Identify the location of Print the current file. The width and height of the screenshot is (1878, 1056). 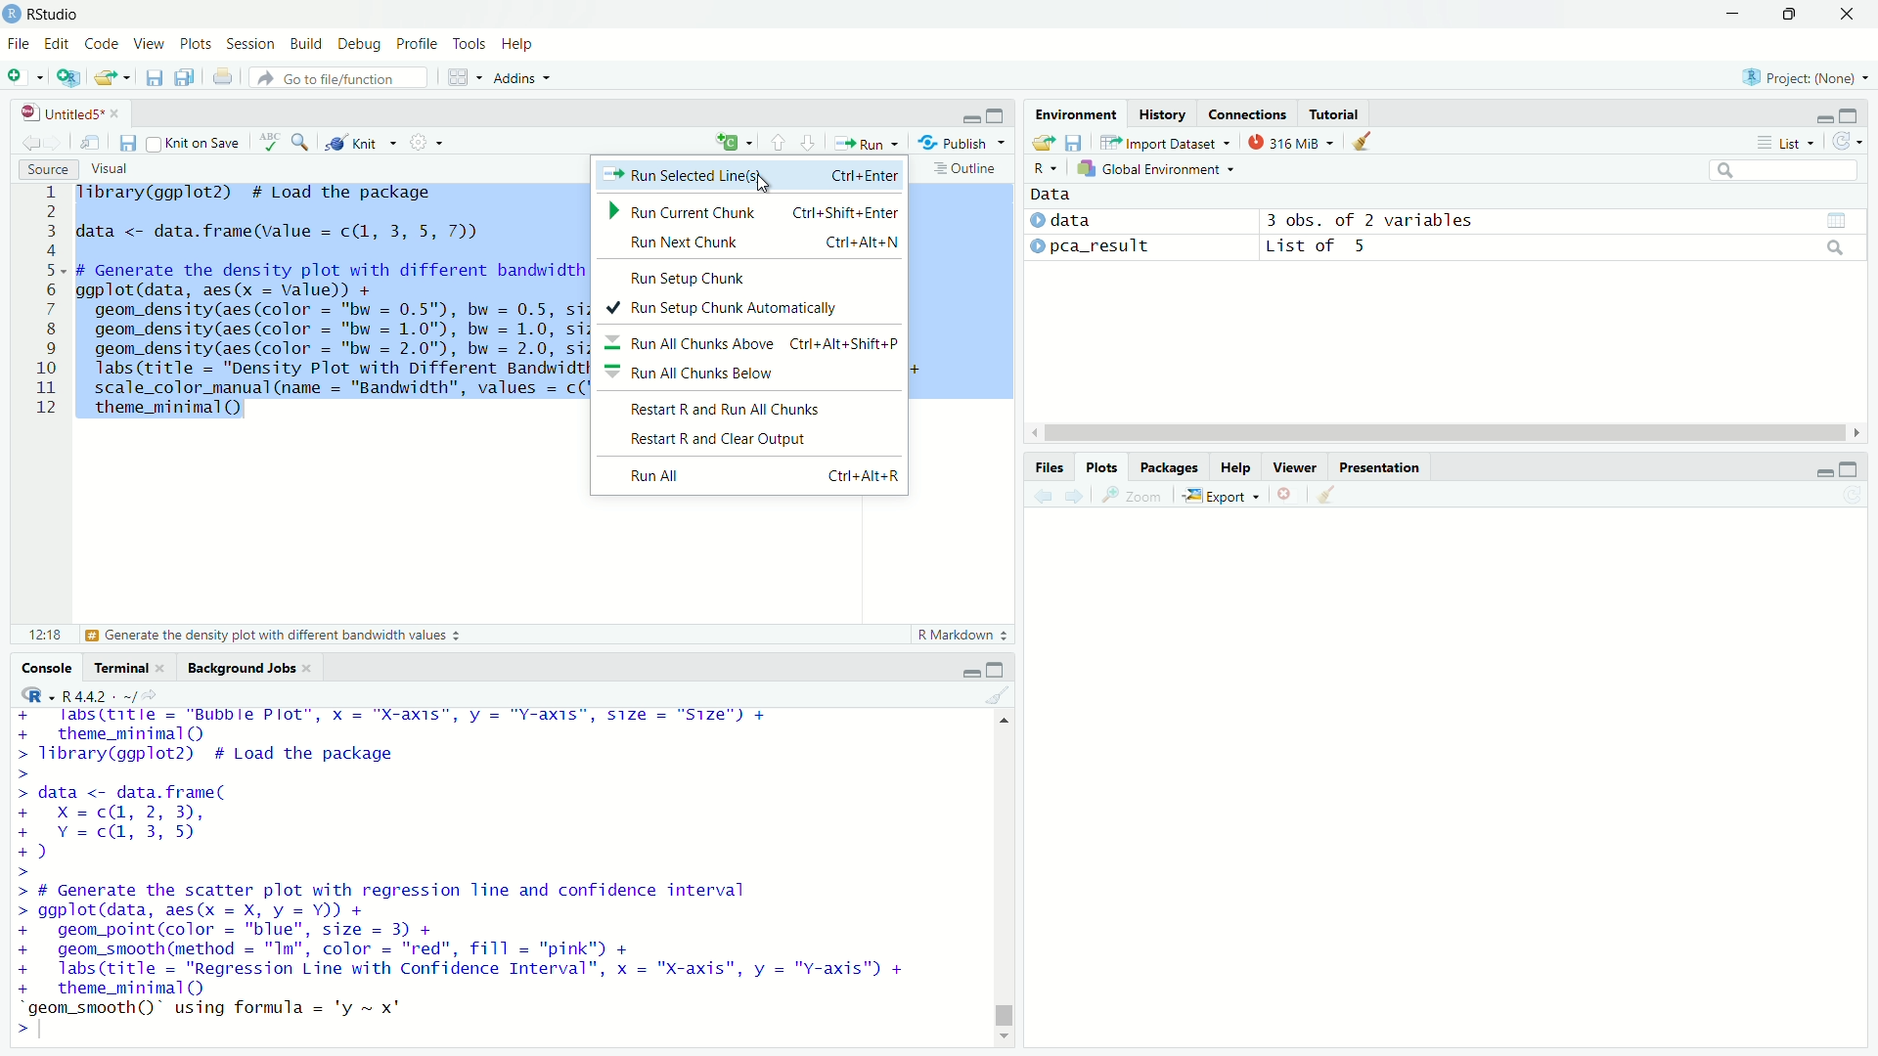
(224, 76).